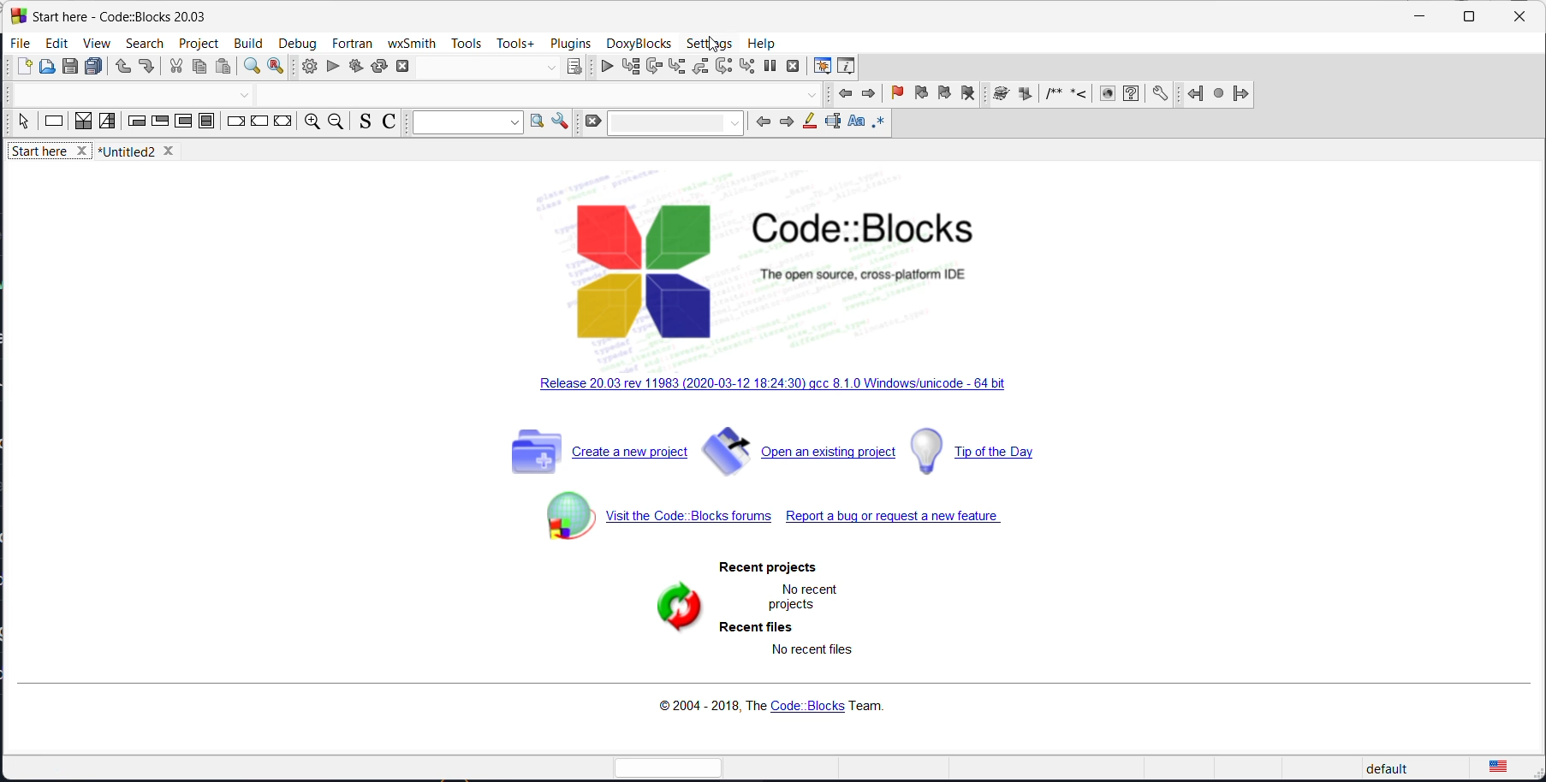 This screenshot has width=1546, height=782. What do you see at coordinates (999, 95) in the screenshot?
I see `icon` at bounding box center [999, 95].